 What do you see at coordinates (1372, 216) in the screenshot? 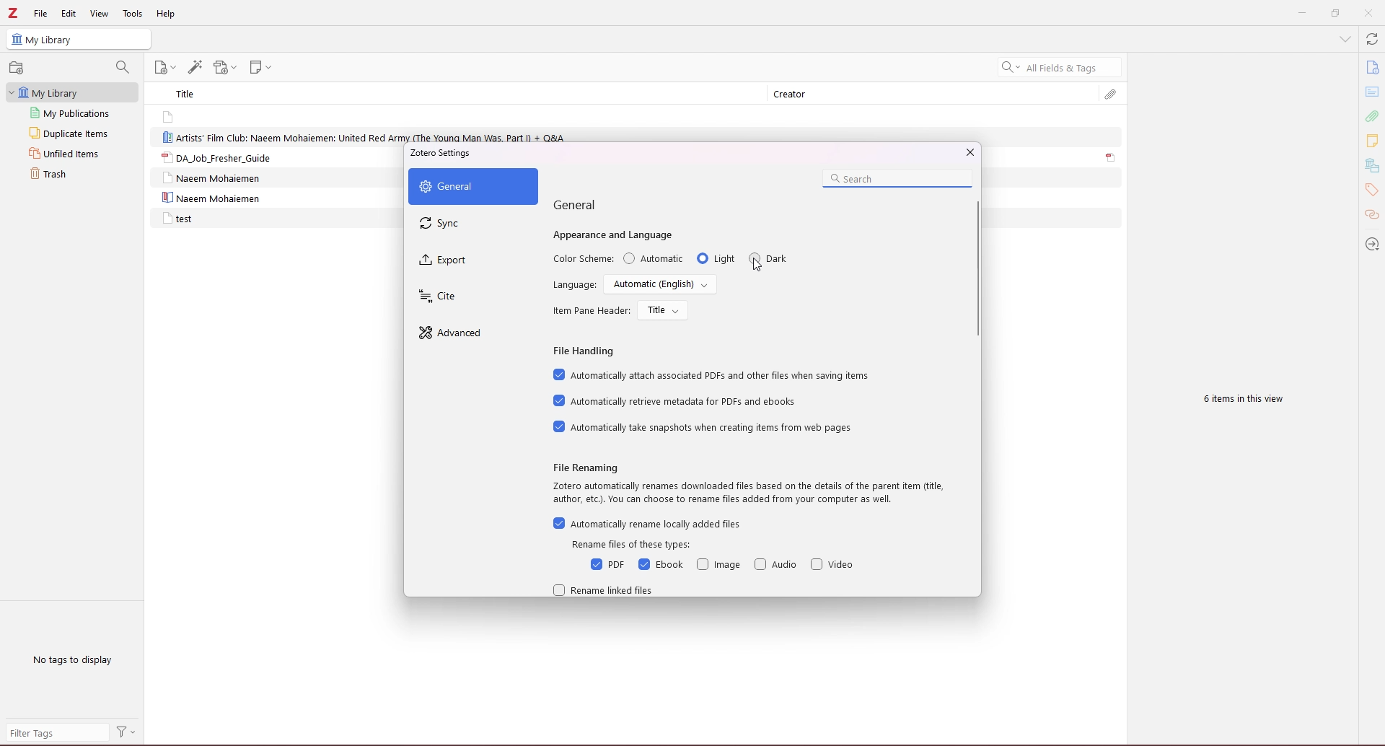
I see `related` at bounding box center [1372, 216].